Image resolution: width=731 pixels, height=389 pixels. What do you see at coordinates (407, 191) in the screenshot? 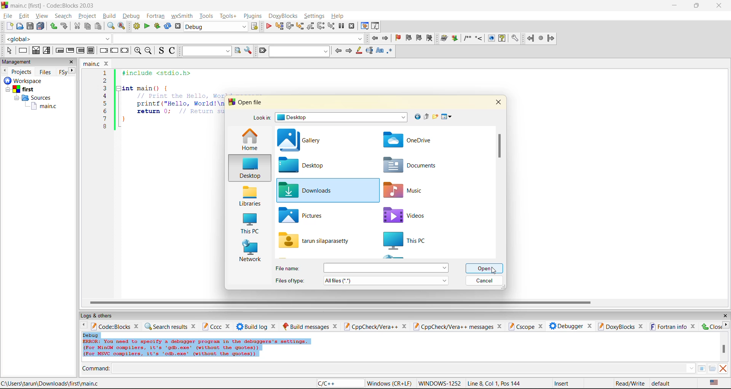
I see `music` at bounding box center [407, 191].